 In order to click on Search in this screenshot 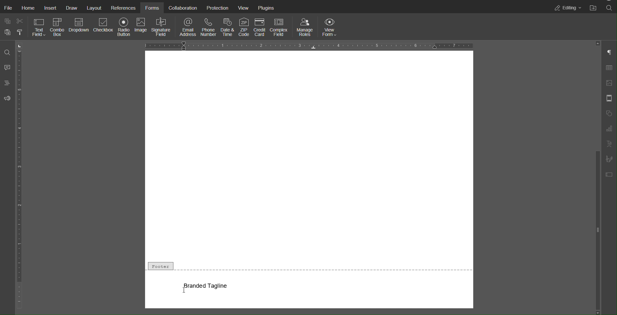, I will do `click(6, 54)`.